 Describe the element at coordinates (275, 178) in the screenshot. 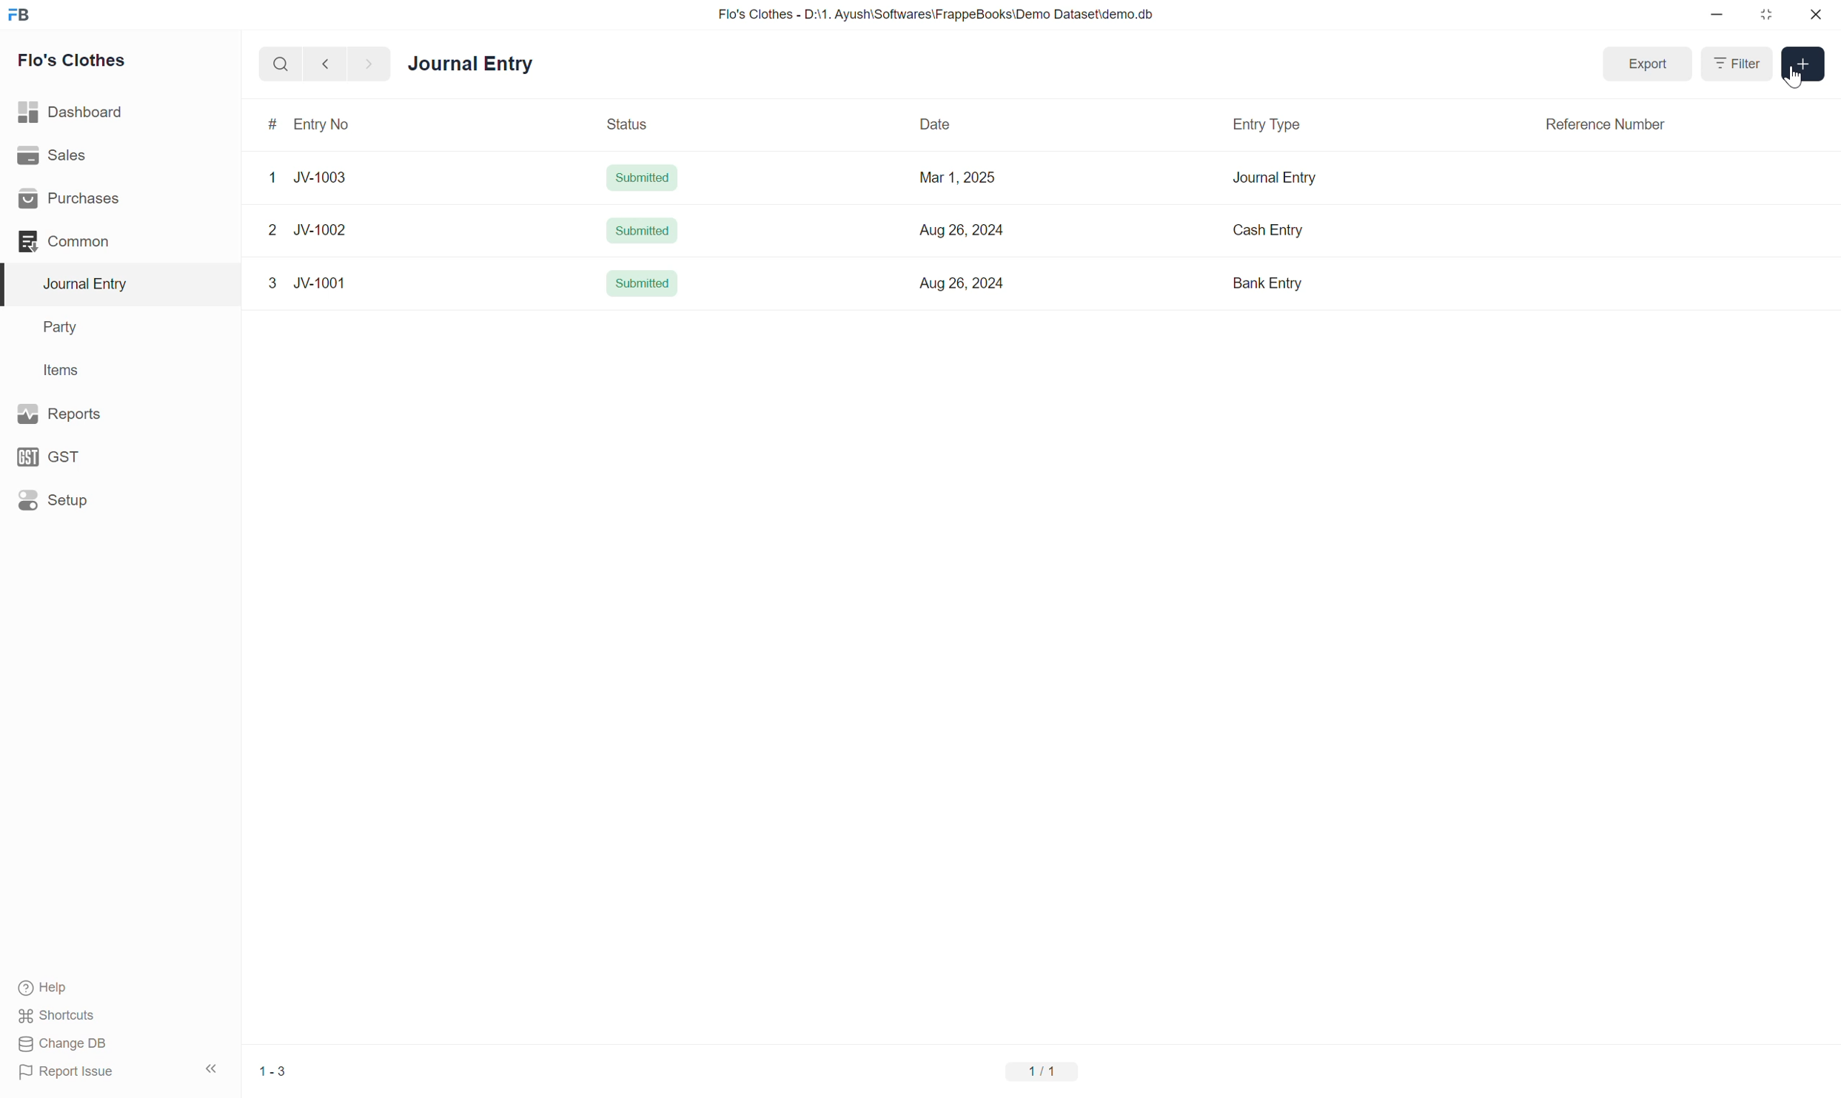

I see `1` at that location.